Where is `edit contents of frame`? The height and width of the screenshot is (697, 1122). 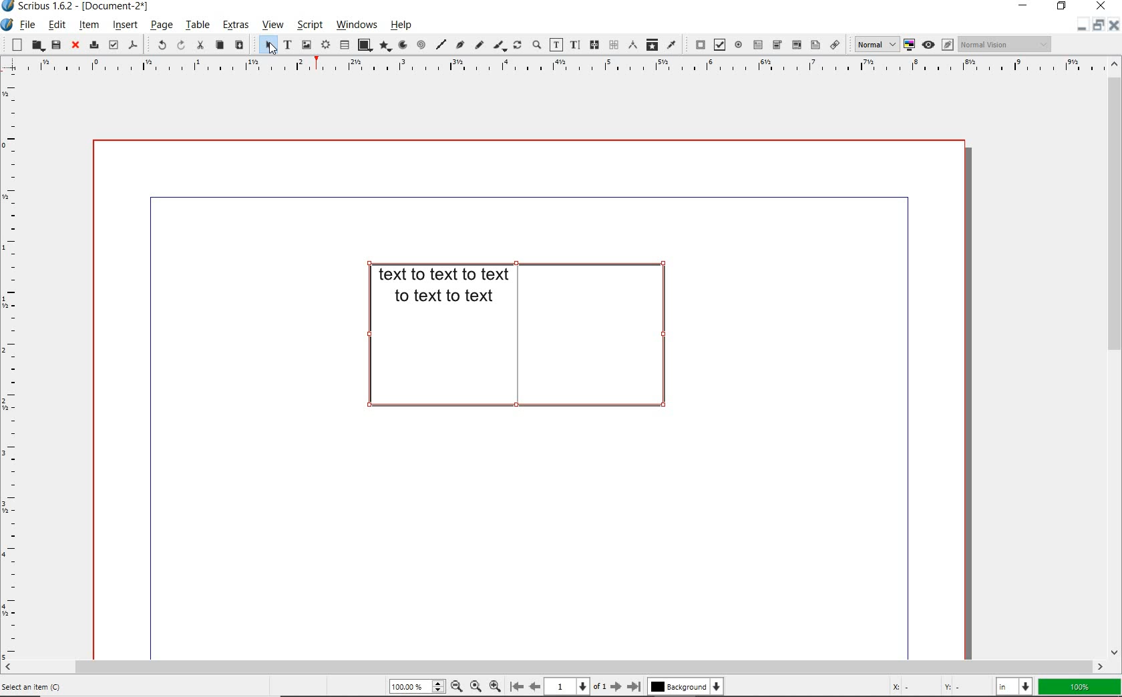
edit contents of frame is located at coordinates (556, 46).